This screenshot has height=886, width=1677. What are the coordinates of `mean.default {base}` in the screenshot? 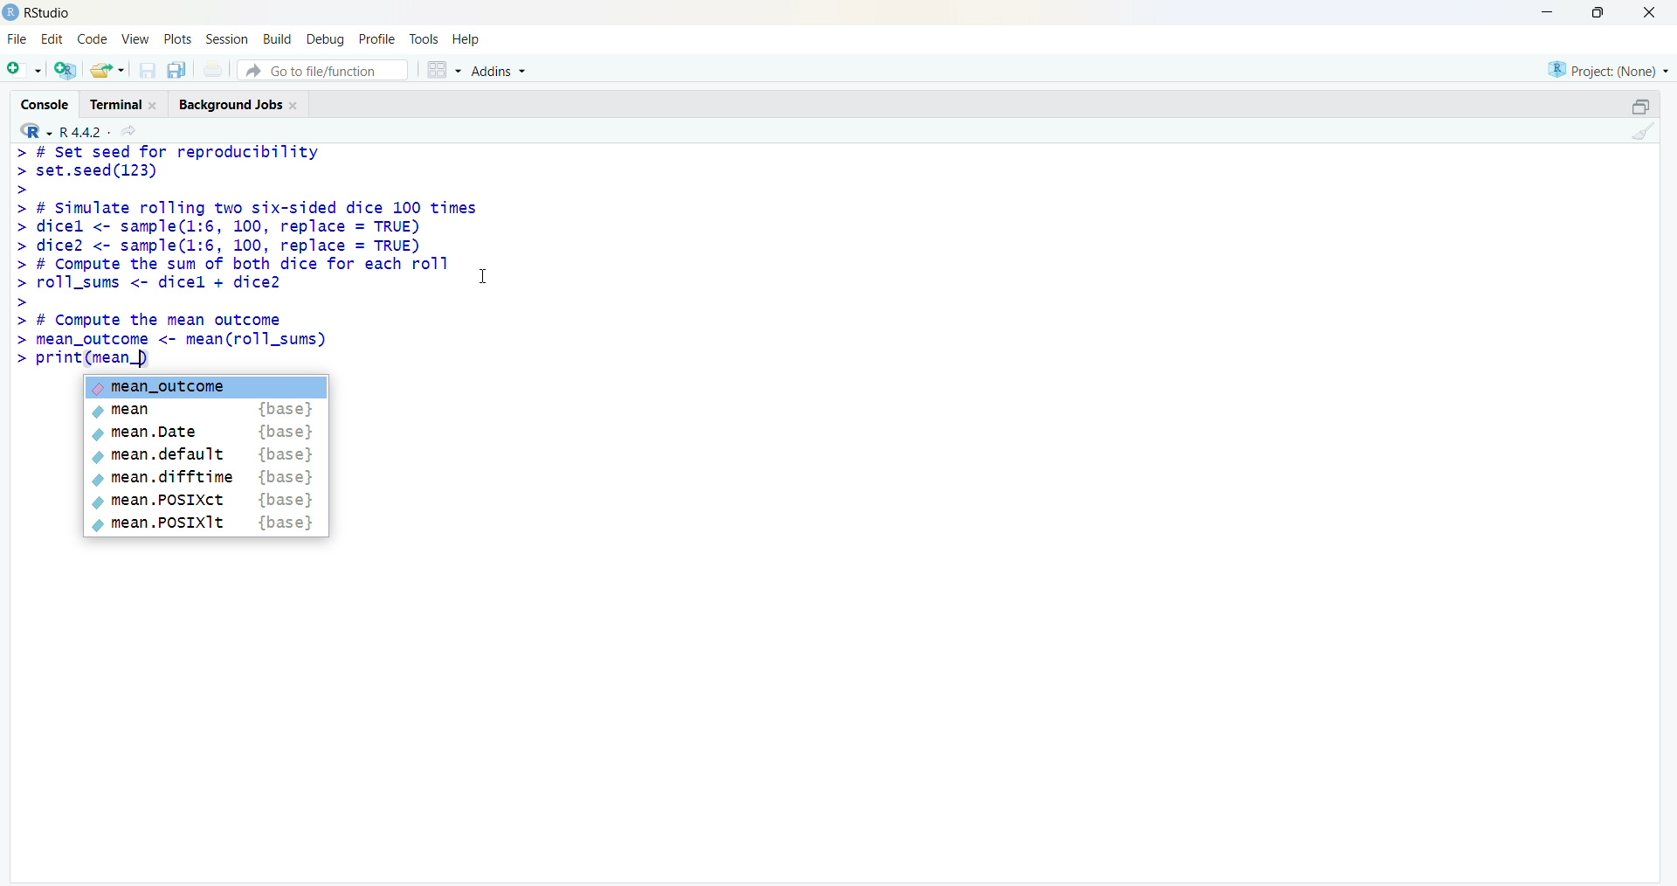 It's located at (202, 455).